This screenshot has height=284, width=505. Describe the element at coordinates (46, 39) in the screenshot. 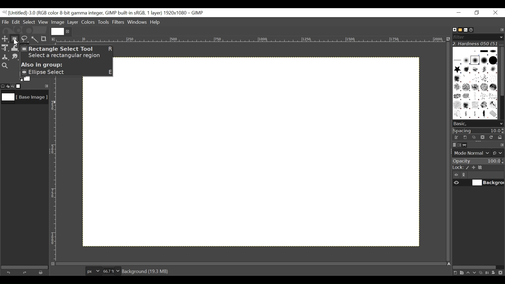

I see `Crop tool` at that location.